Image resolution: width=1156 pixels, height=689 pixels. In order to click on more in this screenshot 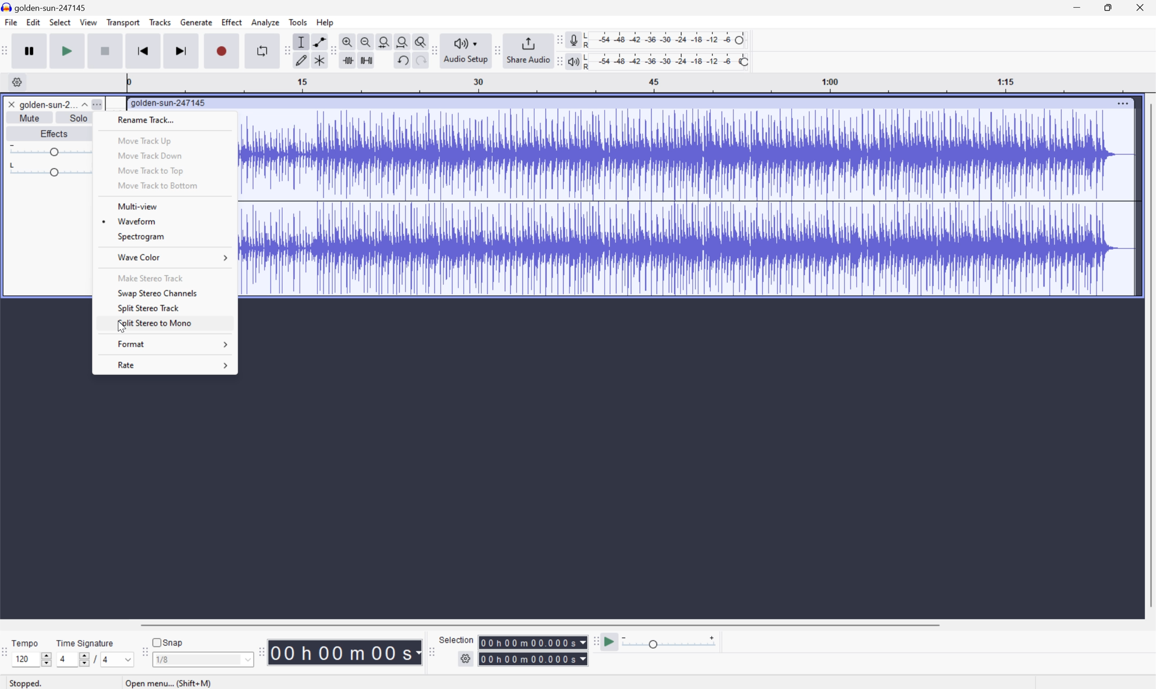, I will do `click(101, 104)`.